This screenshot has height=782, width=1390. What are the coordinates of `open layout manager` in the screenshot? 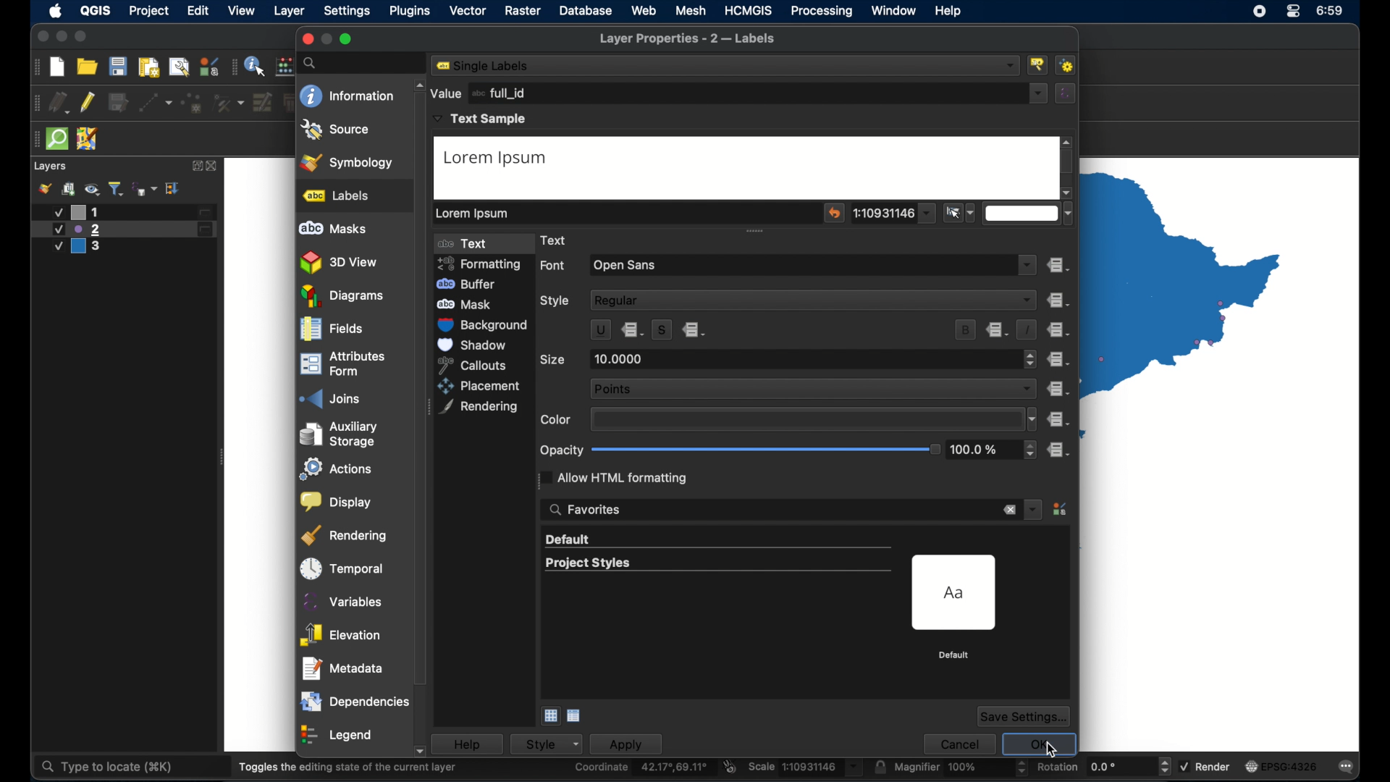 It's located at (179, 67).